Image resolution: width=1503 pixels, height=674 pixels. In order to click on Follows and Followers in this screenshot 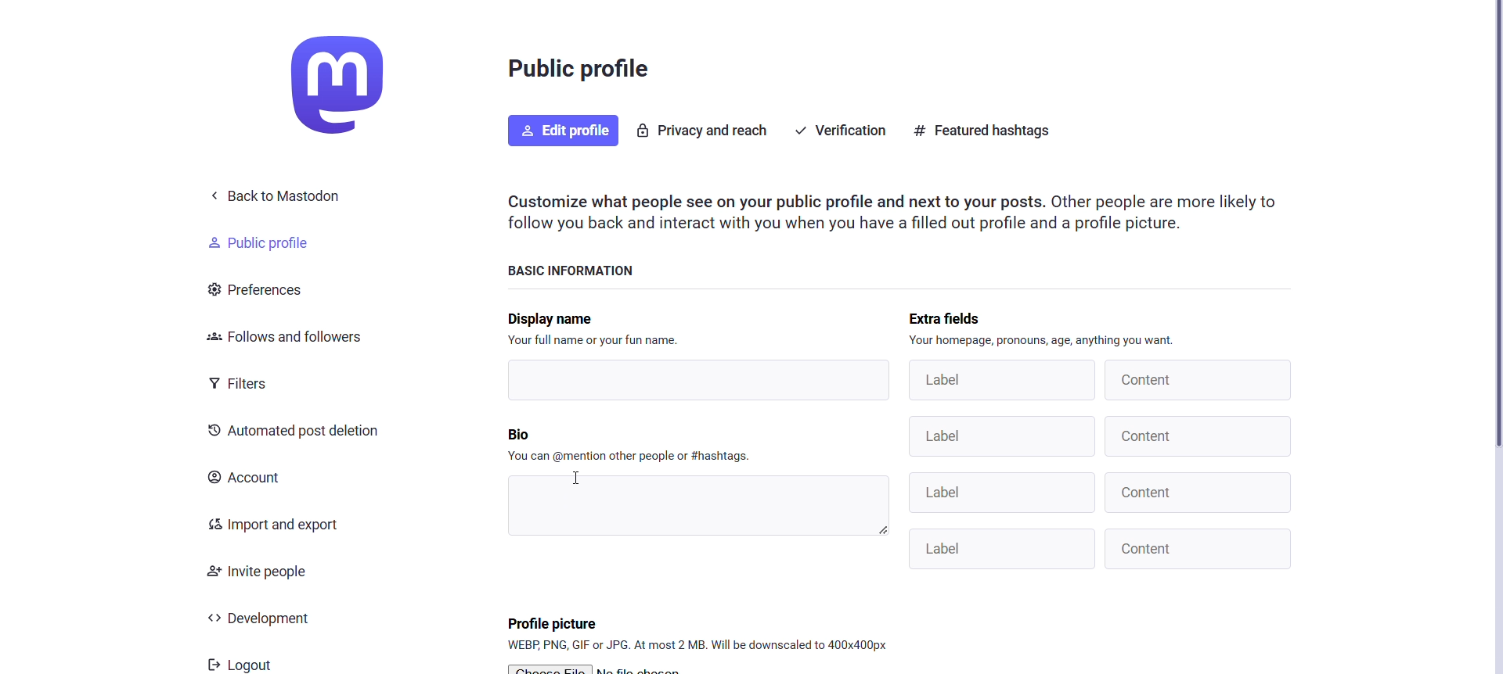, I will do `click(283, 339)`.